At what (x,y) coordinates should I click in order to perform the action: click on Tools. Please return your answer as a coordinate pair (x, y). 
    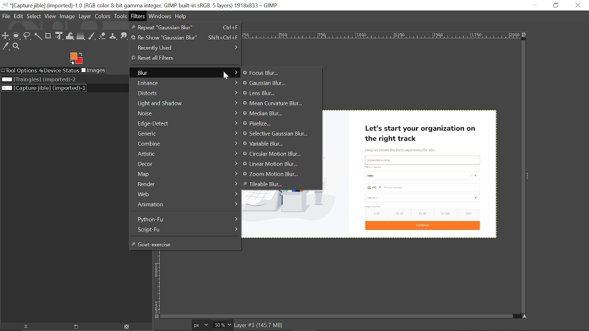
    Looking at the image, I should click on (121, 17).